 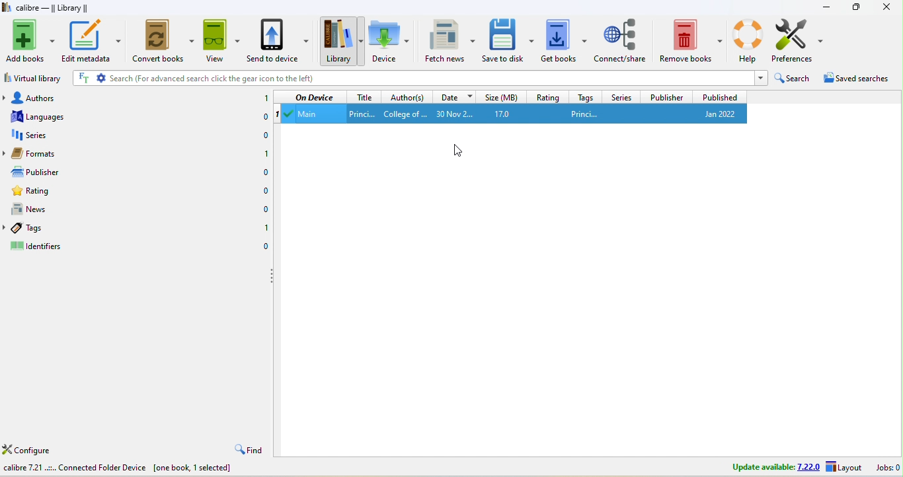 What do you see at coordinates (856, 6) in the screenshot?
I see `resize` at bounding box center [856, 6].